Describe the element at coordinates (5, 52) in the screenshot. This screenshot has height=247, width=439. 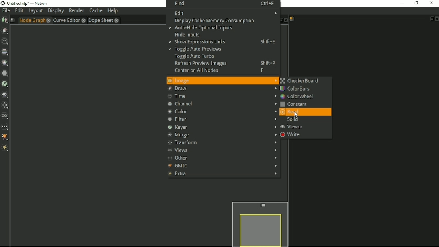
I see `Channel` at that location.